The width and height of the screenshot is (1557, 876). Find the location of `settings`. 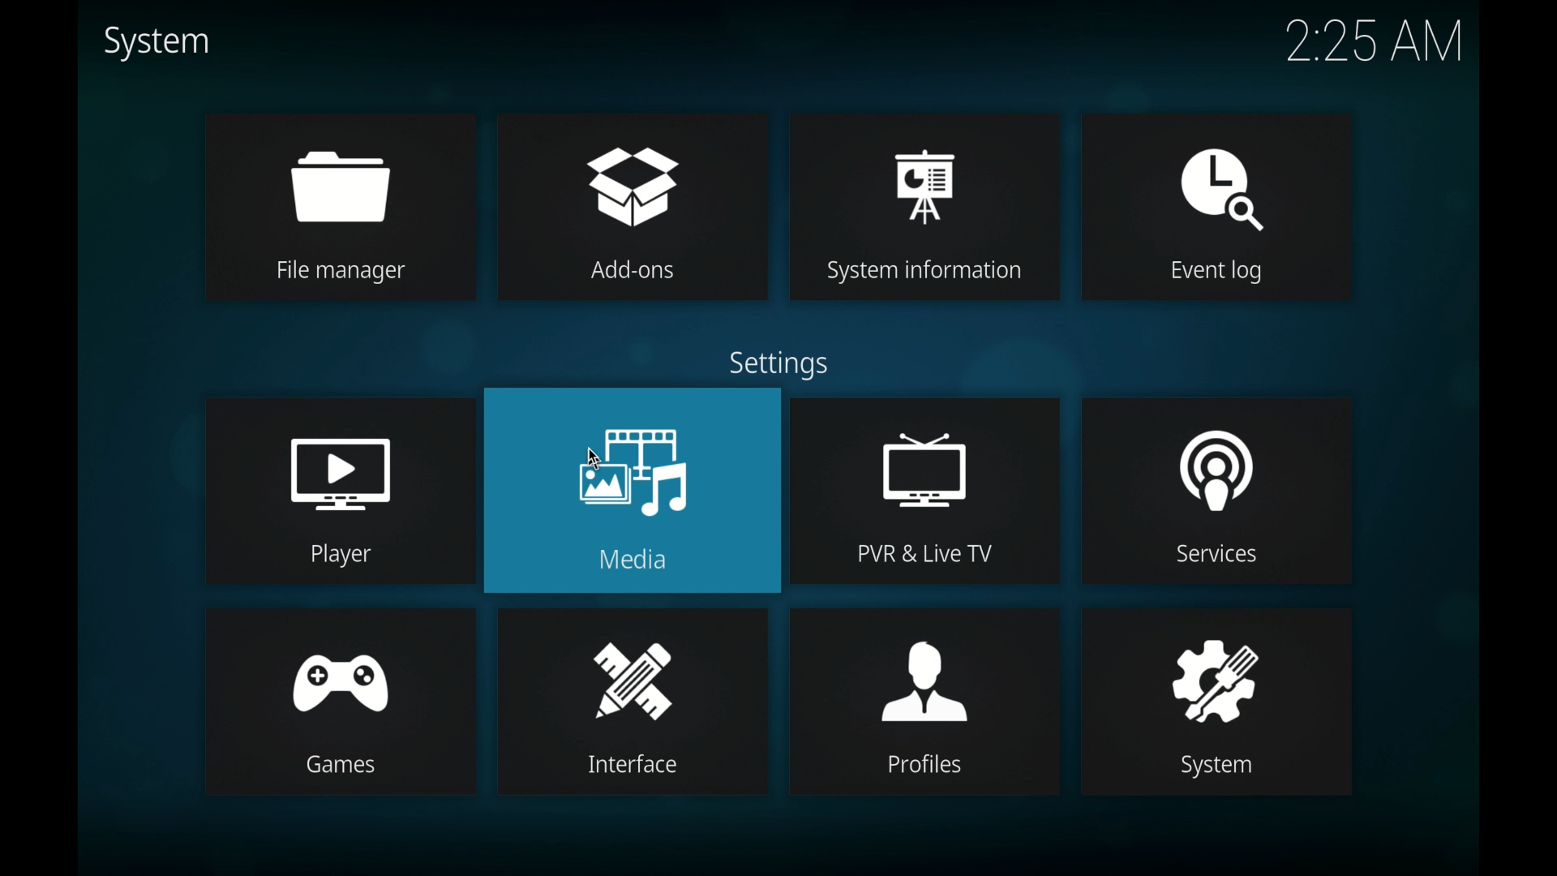

settings is located at coordinates (778, 363).